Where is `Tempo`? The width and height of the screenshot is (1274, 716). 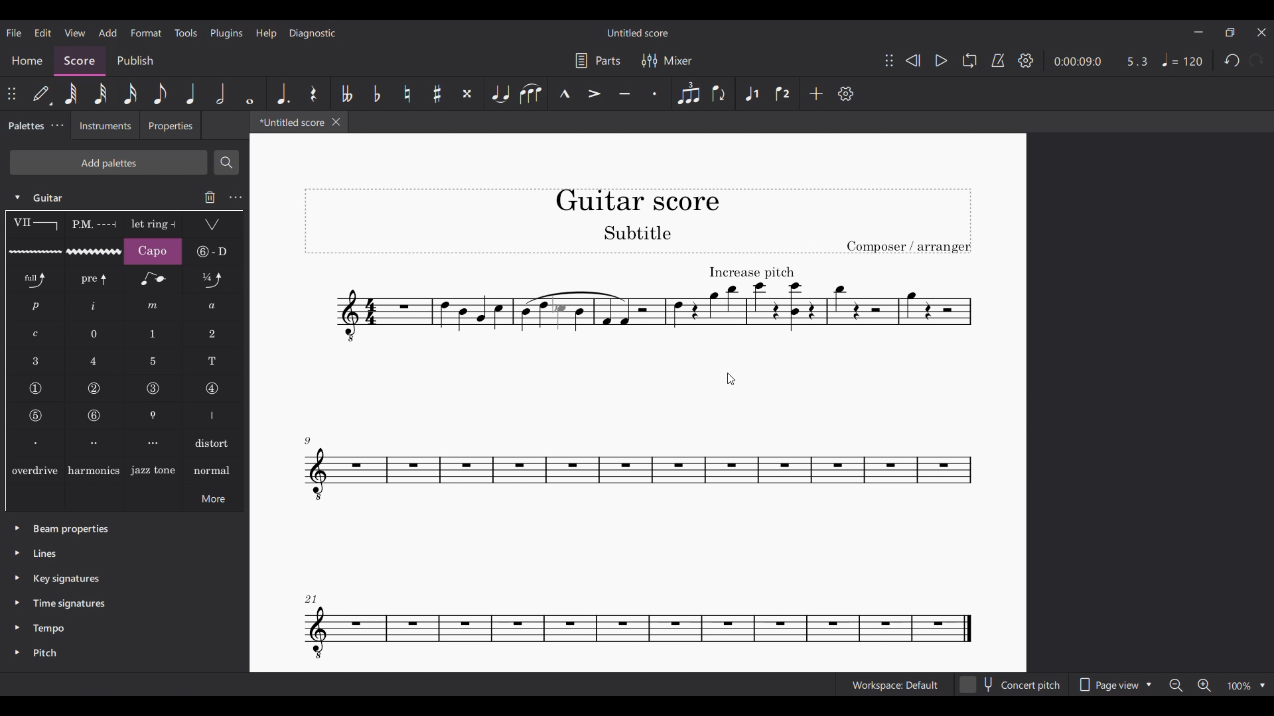
Tempo is located at coordinates (49, 628).